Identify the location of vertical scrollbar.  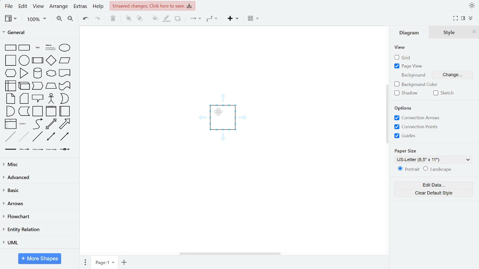
(387, 114).